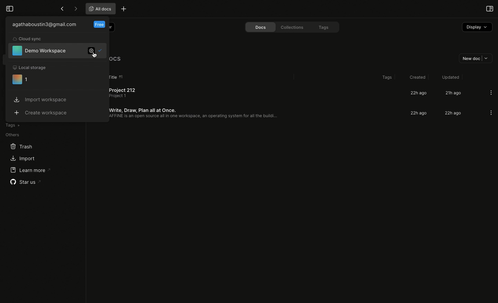 This screenshot has height=303, width=498. I want to click on Collections, so click(292, 27).